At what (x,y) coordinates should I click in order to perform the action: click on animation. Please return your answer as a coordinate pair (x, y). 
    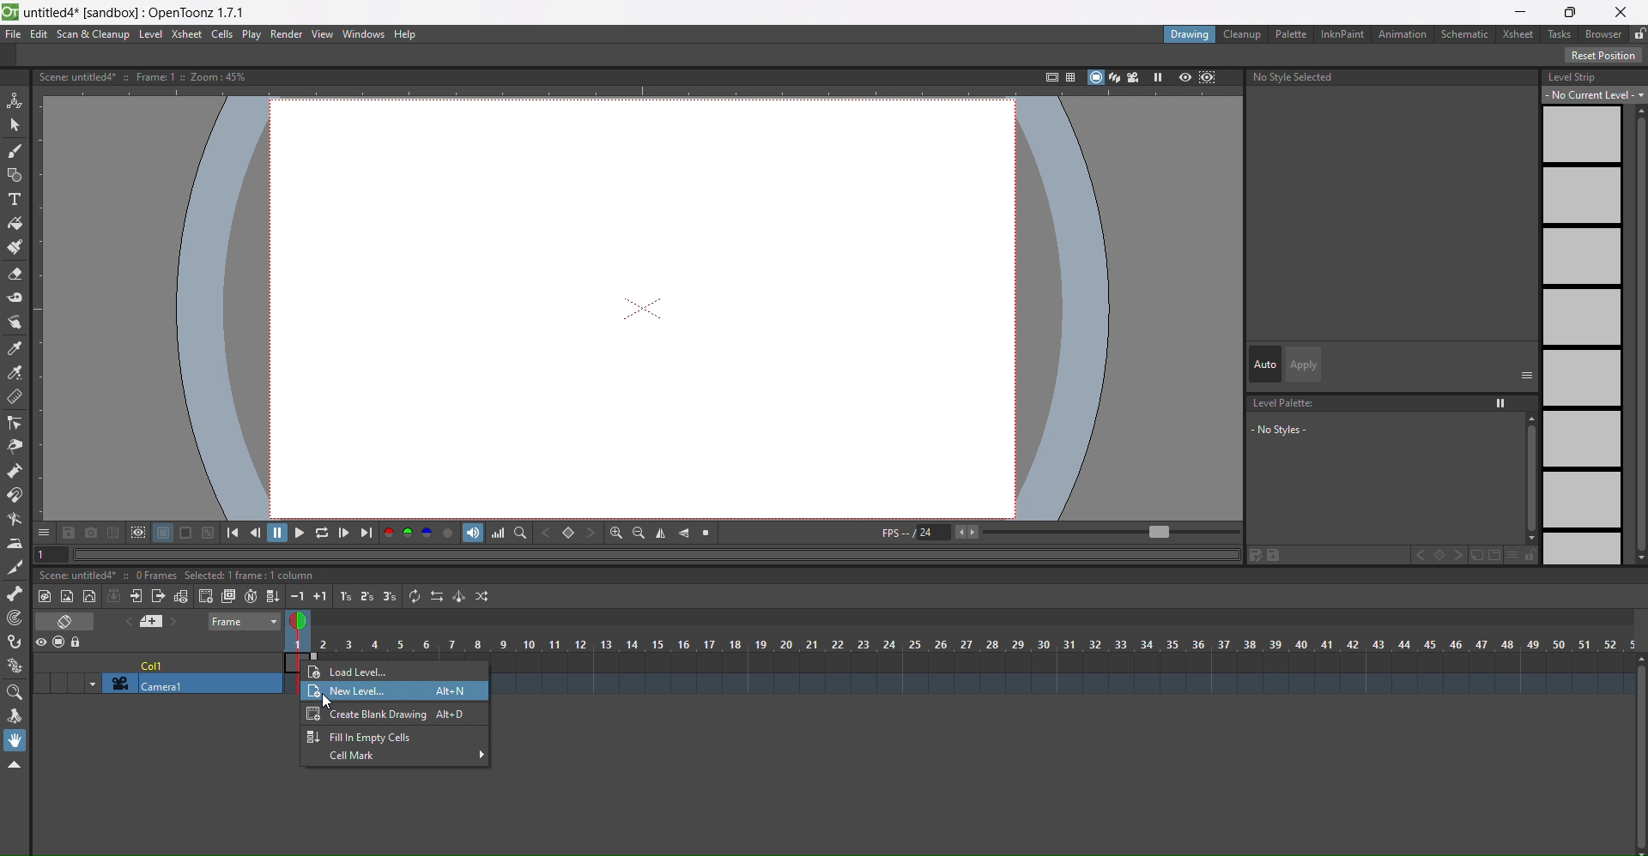
    Looking at the image, I should click on (1403, 34).